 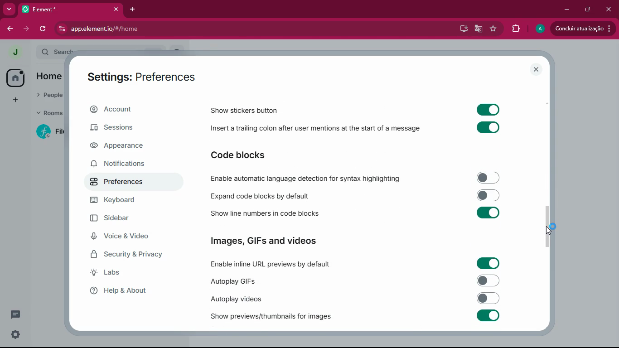 I want to click on Toggle on, so click(x=487, y=262).